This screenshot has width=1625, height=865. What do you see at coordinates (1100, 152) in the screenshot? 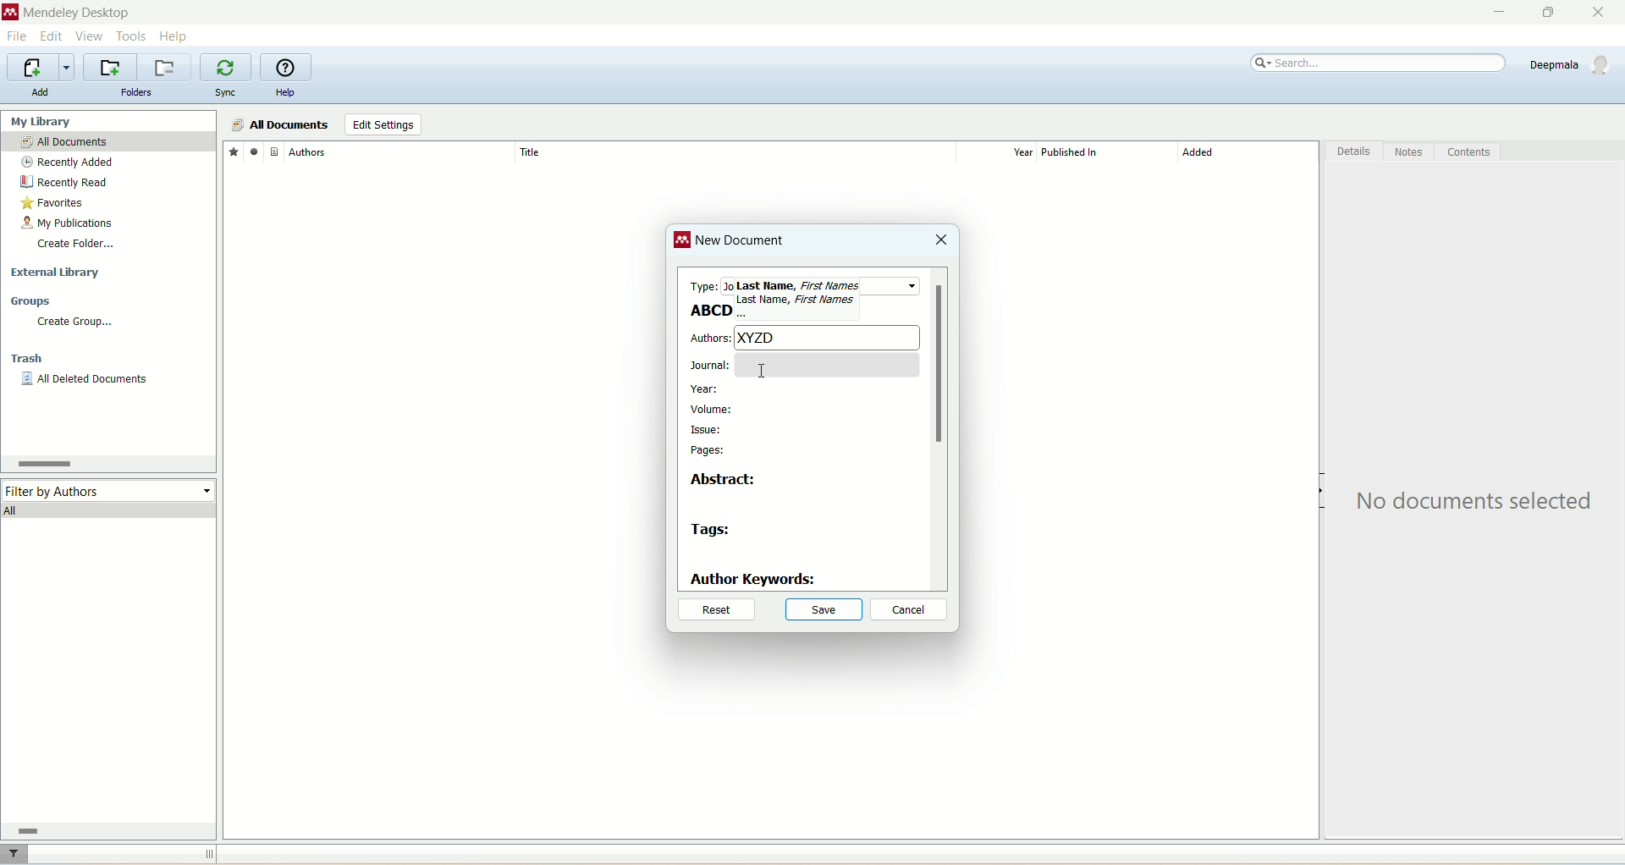
I see `published in` at bounding box center [1100, 152].